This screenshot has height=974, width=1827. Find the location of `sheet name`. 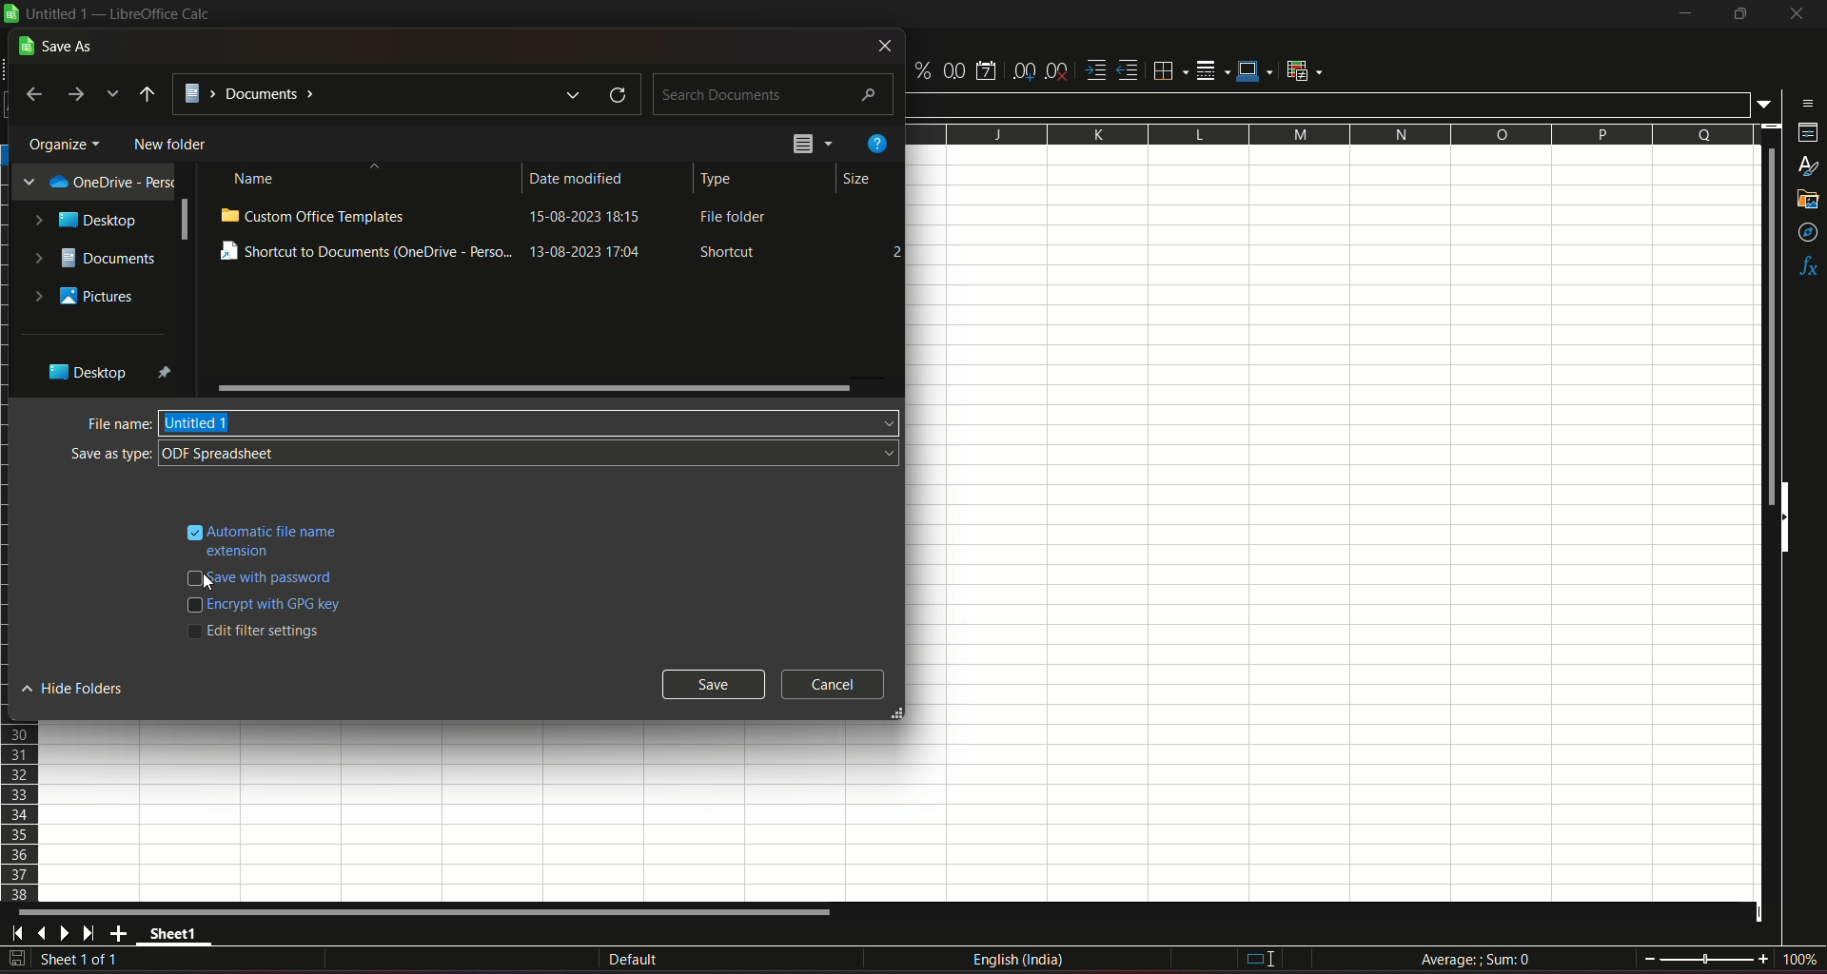

sheet name is located at coordinates (177, 936).